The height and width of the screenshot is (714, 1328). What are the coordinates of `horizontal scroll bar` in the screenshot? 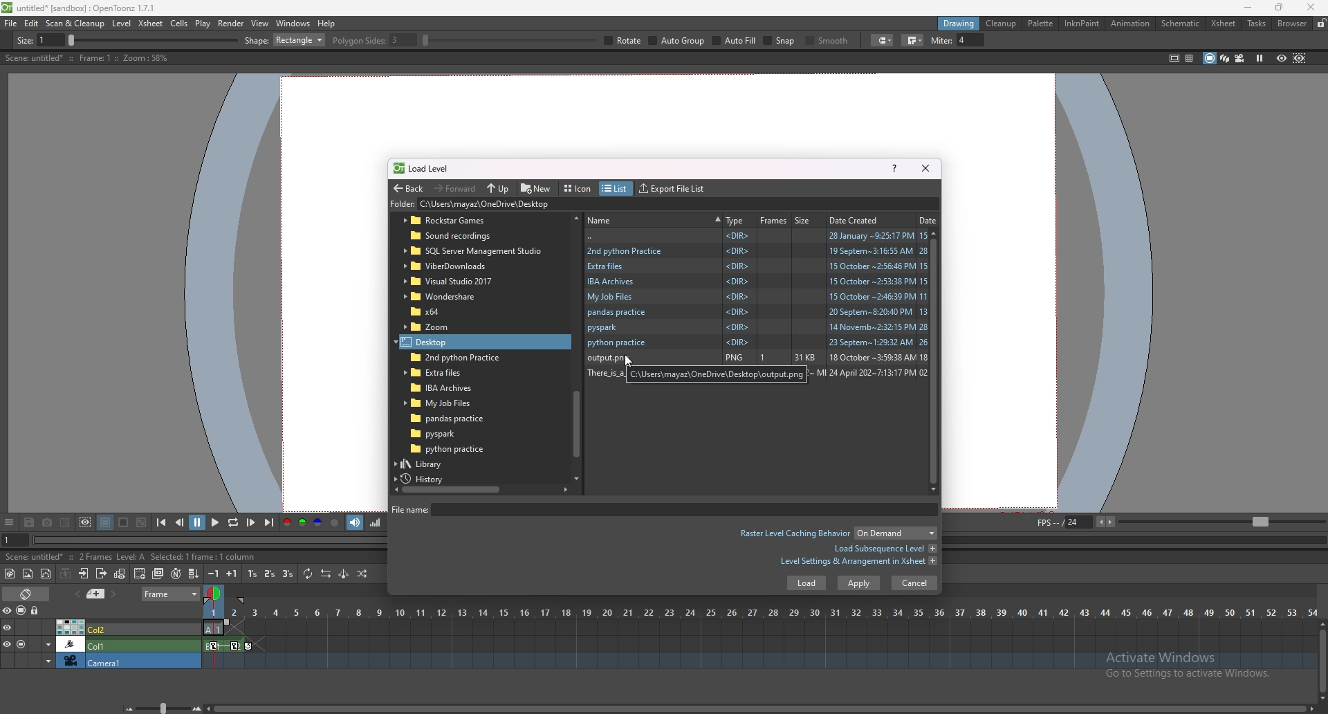 It's located at (576, 346).